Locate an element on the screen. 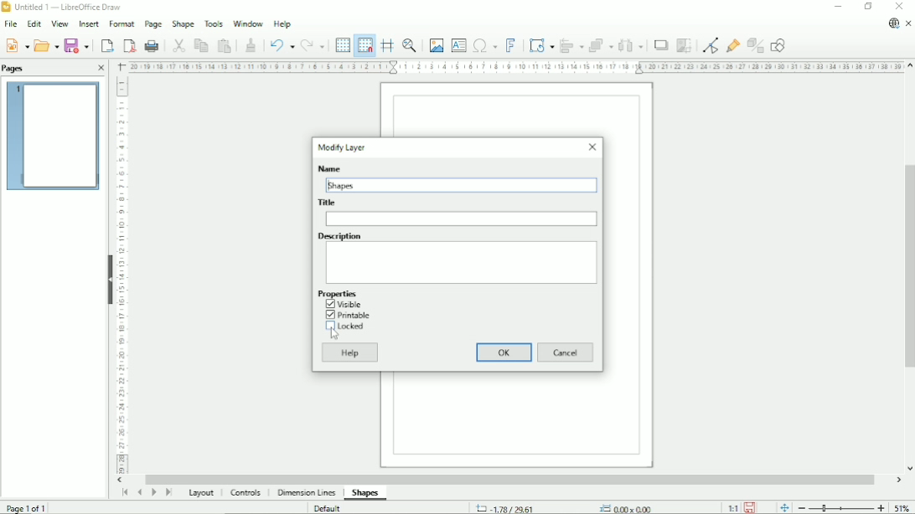 The image size is (915, 514). Horizontal scroll button is located at coordinates (120, 481).